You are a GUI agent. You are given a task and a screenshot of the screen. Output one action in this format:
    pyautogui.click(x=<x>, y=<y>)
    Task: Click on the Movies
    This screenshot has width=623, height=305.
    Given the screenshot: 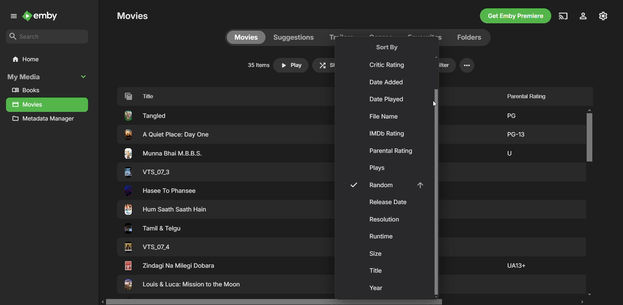 What is the action you would take?
    pyautogui.click(x=245, y=37)
    